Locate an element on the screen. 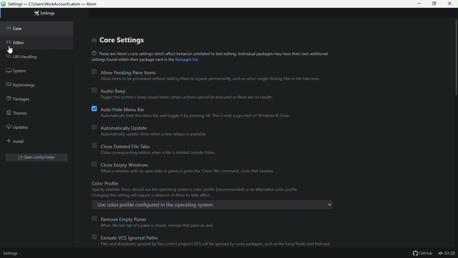 The height and width of the screenshot is (258, 458). Automatically update Atom when a new release is available. is located at coordinates (154, 135).